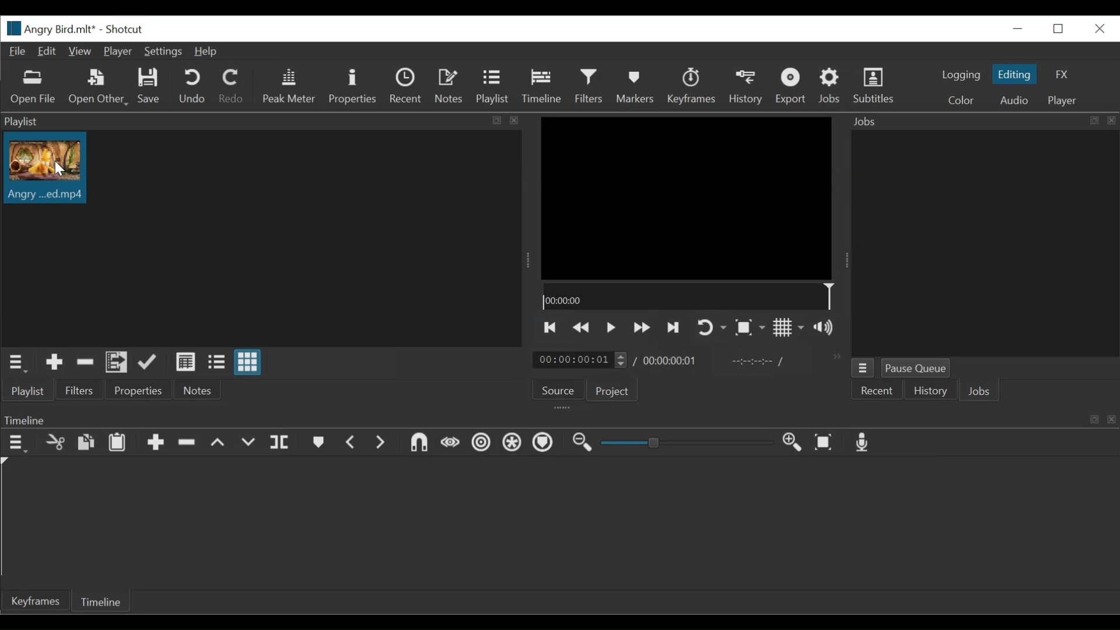  Describe the element at coordinates (117, 364) in the screenshot. I see `Add files to the playlist` at that location.